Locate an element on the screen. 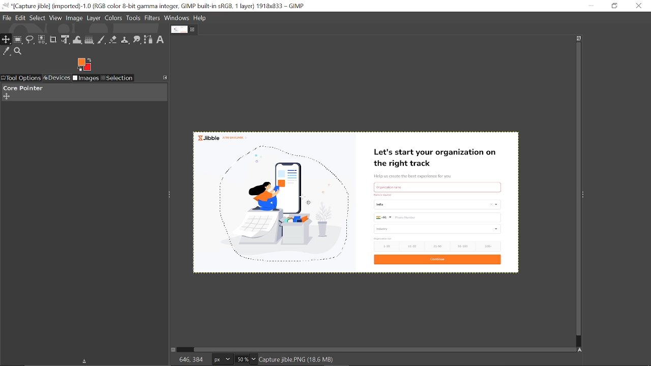 This screenshot has width=651, height=366. File is located at coordinates (7, 18).